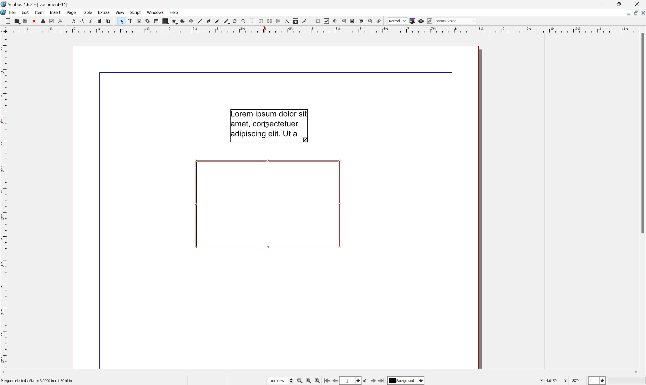 This screenshot has height=385, width=646. I want to click on PDF Checkbox, so click(327, 21).